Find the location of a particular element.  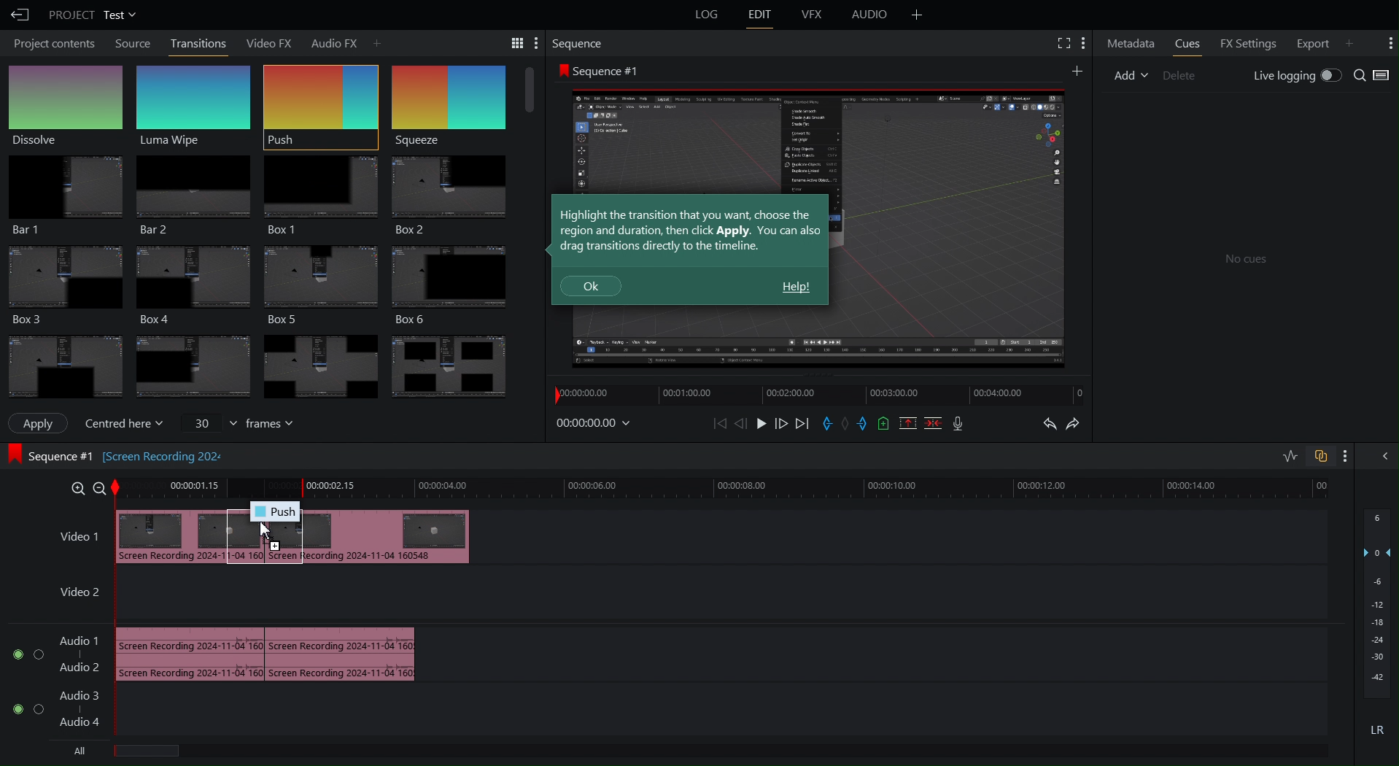

Video 1 is located at coordinates (77, 537).